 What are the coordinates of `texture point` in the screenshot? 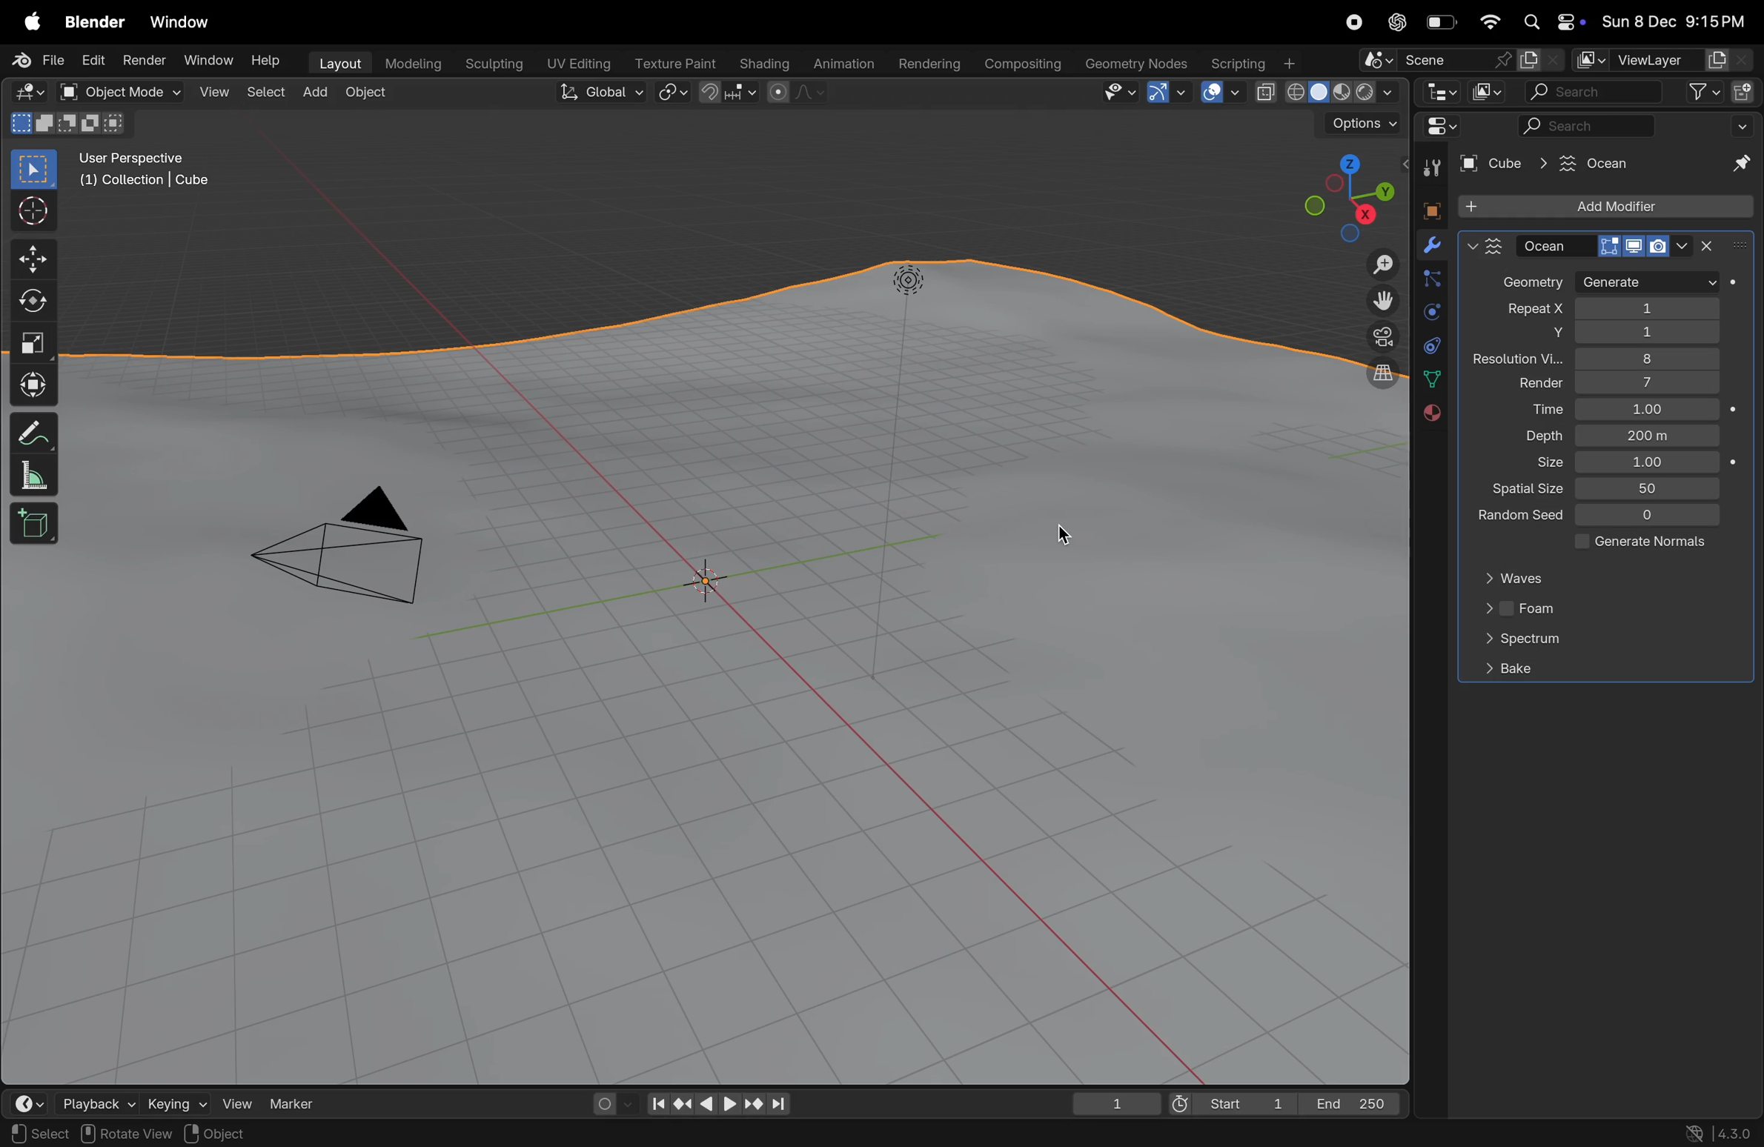 It's located at (677, 63).